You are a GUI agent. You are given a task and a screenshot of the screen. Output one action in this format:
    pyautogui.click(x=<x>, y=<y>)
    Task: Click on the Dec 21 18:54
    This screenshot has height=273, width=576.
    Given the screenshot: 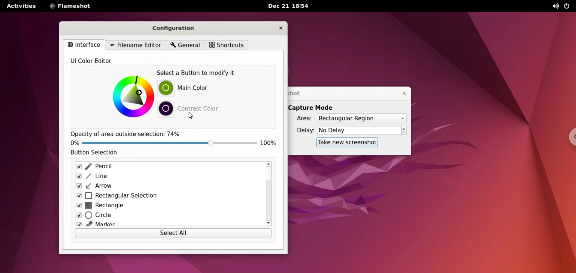 What is the action you would take?
    pyautogui.click(x=291, y=6)
    